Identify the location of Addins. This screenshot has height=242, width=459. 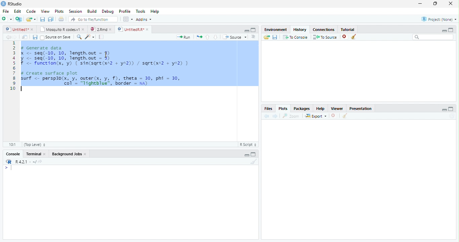
(144, 19).